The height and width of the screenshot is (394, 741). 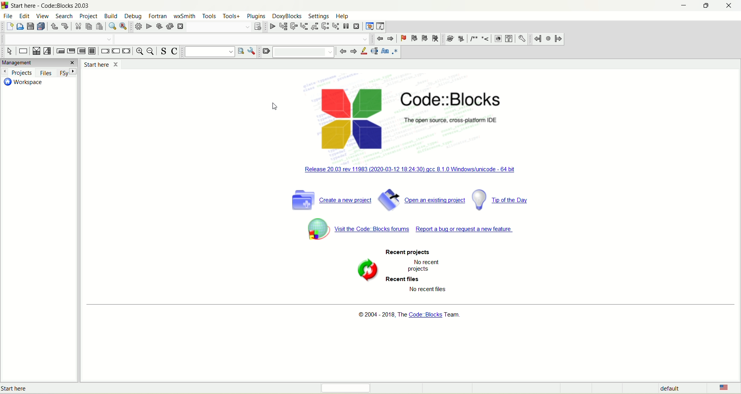 I want to click on back, so click(x=342, y=53).